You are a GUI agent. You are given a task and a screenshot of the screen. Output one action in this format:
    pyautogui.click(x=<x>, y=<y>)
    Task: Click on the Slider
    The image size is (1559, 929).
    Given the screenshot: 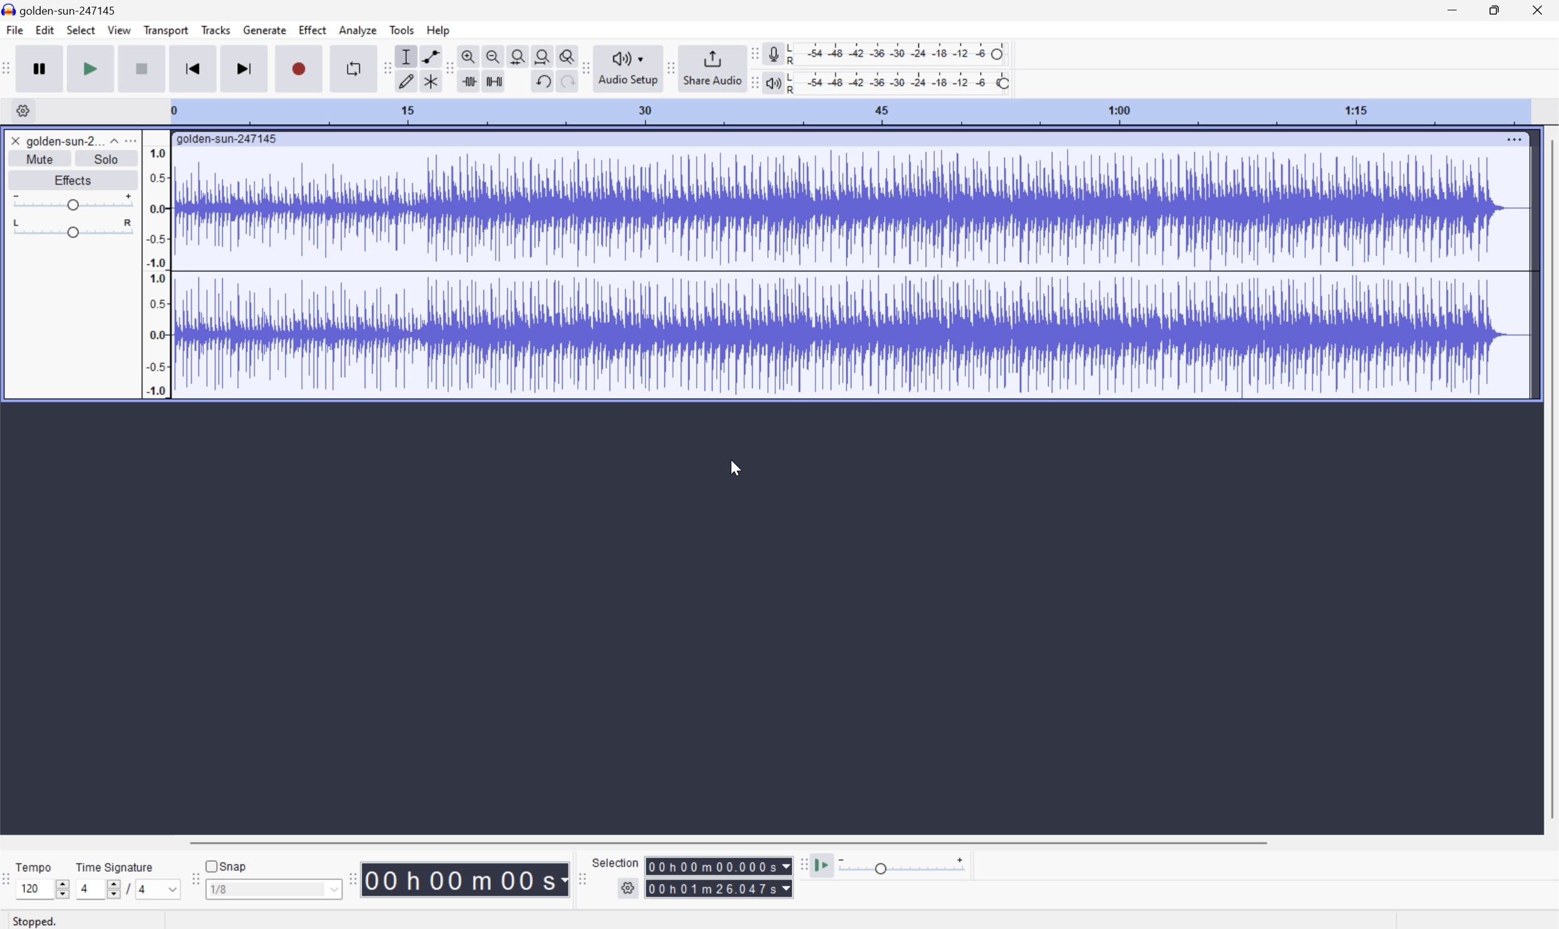 What is the action you would take?
    pyautogui.click(x=68, y=228)
    